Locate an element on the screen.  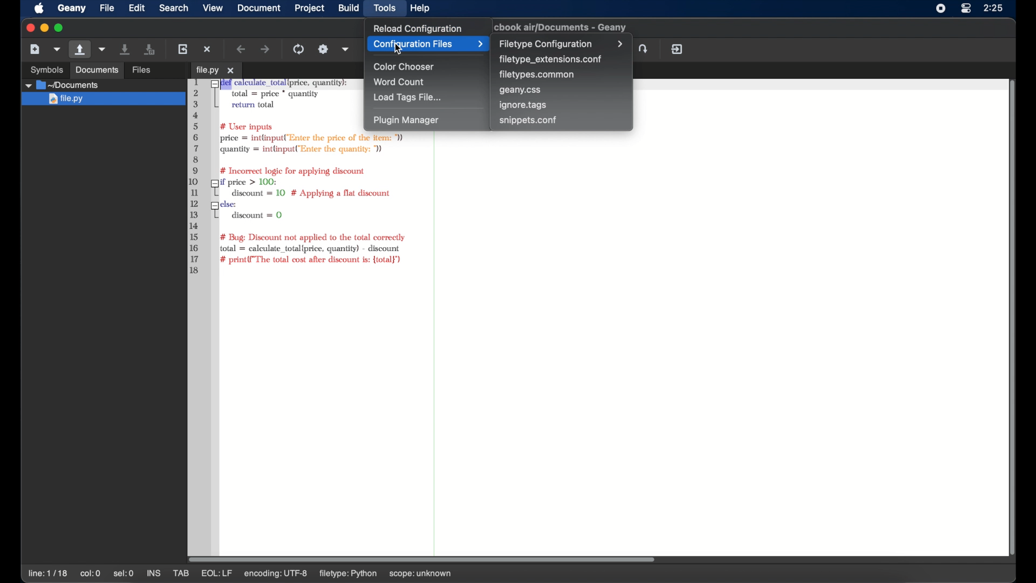
minimize is located at coordinates (43, 28).